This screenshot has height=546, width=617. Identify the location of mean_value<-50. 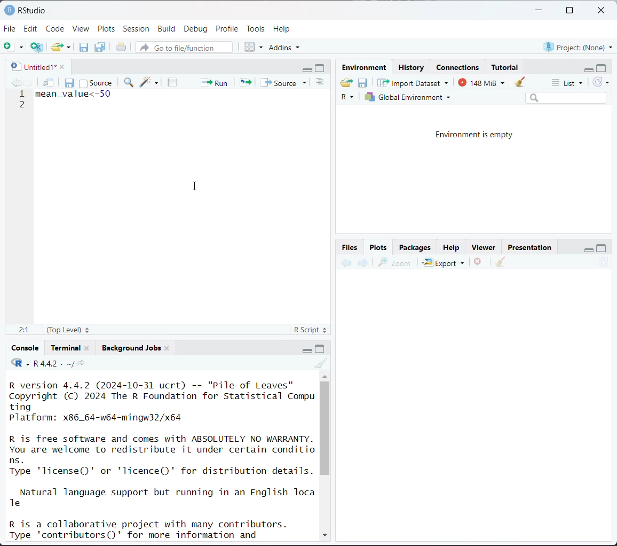
(75, 94).